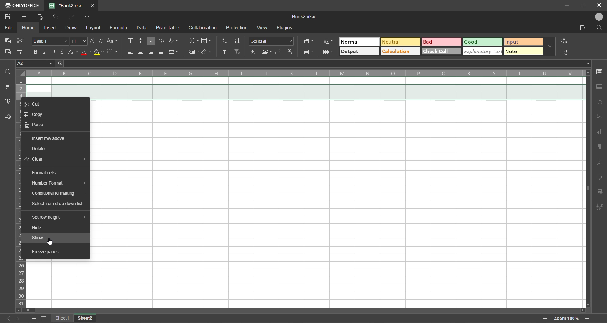 Image resolution: width=607 pixels, height=323 pixels. I want to click on zoom factor, so click(566, 318).